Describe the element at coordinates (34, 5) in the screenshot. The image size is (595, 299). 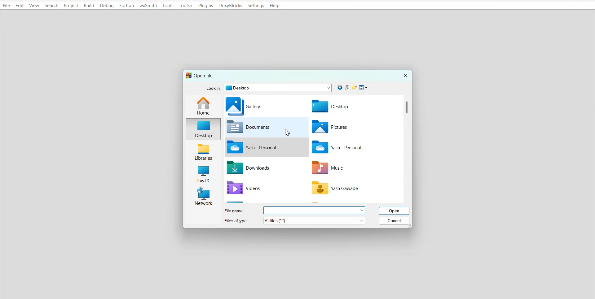
I see `View` at that location.